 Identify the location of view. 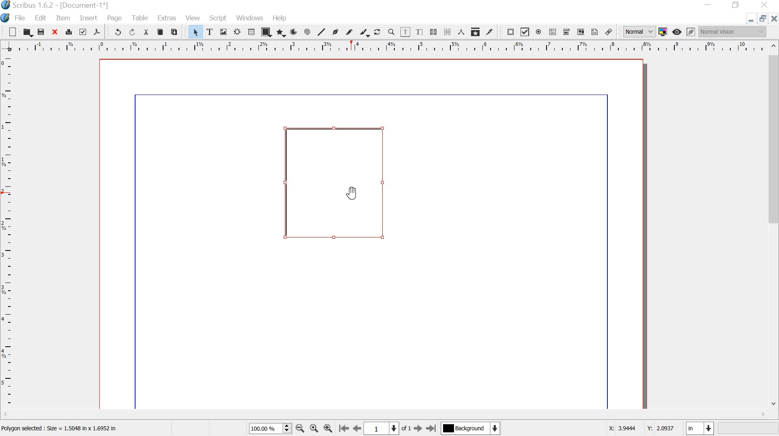
(194, 17).